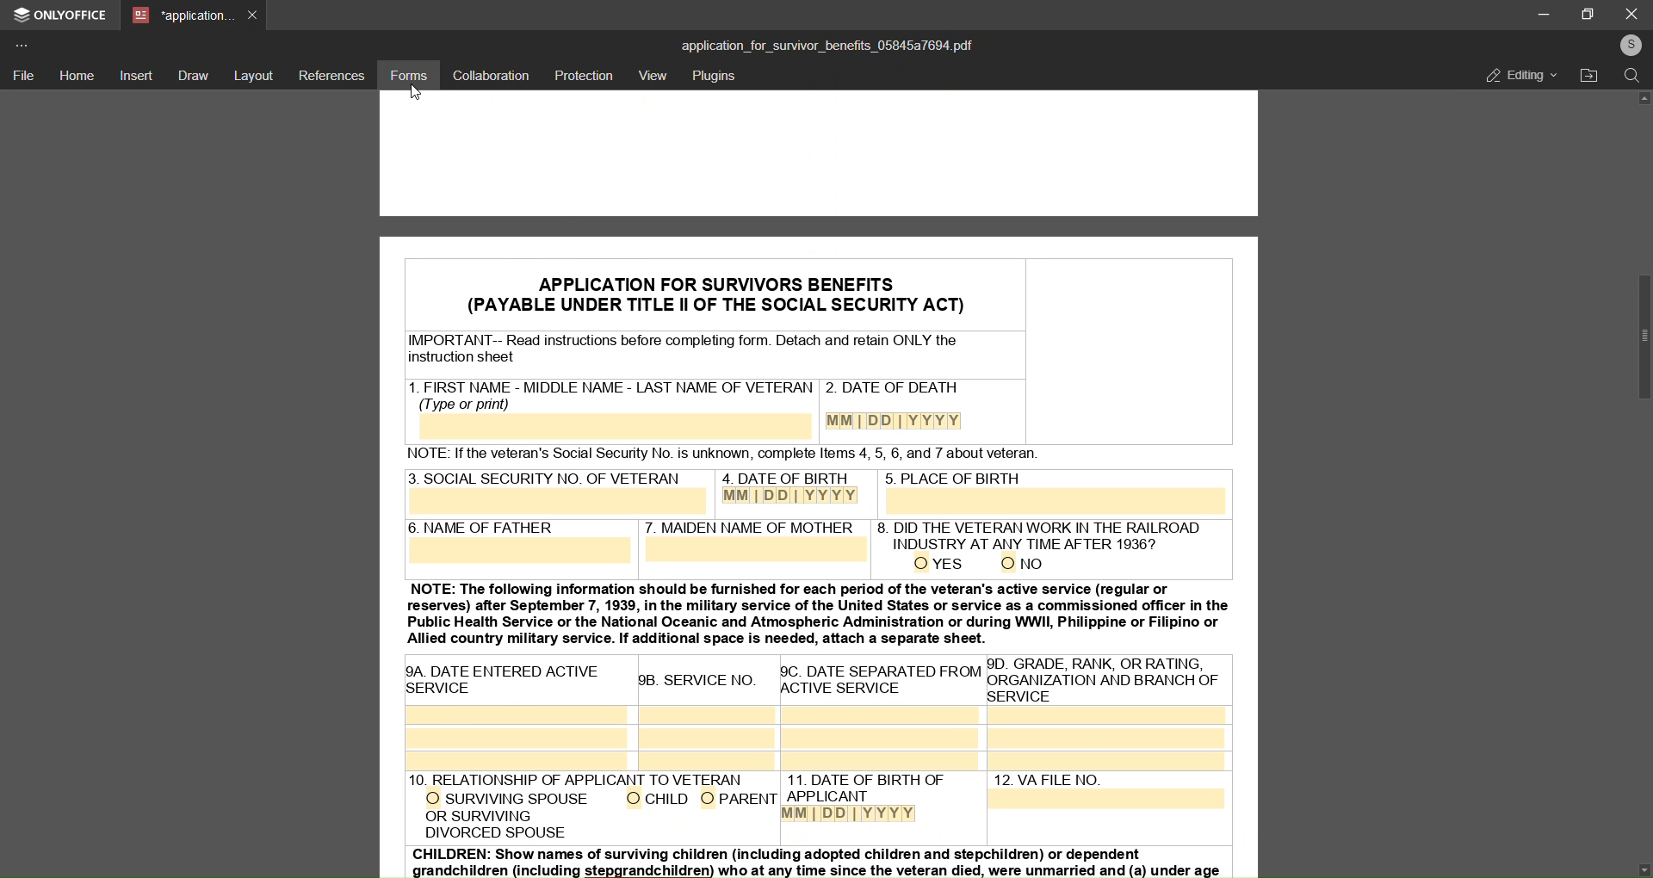 This screenshot has height=878, width=1653. I want to click on search, so click(1631, 78).